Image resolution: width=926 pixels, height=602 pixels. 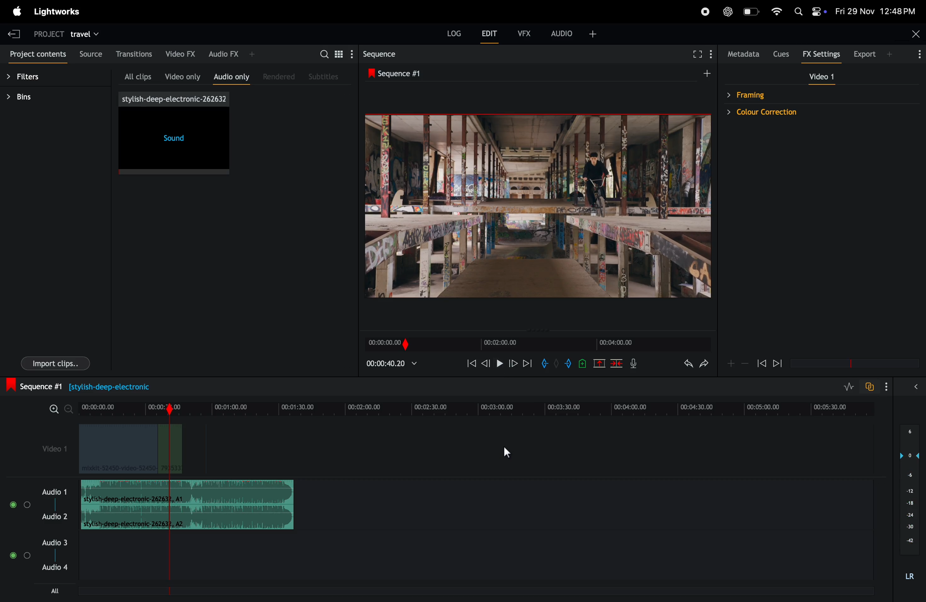 What do you see at coordinates (182, 53) in the screenshot?
I see `video fx` at bounding box center [182, 53].